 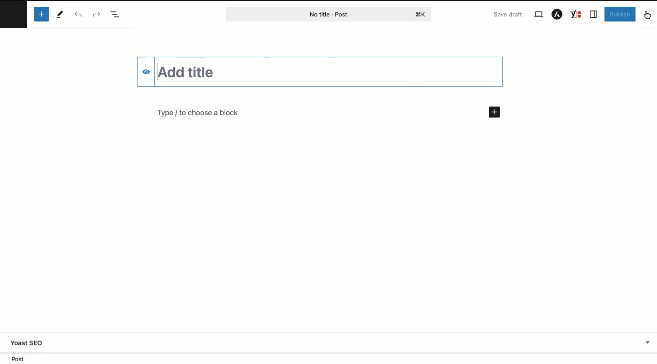 What do you see at coordinates (557, 15) in the screenshot?
I see `Astra` at bounding box center [557, 15].